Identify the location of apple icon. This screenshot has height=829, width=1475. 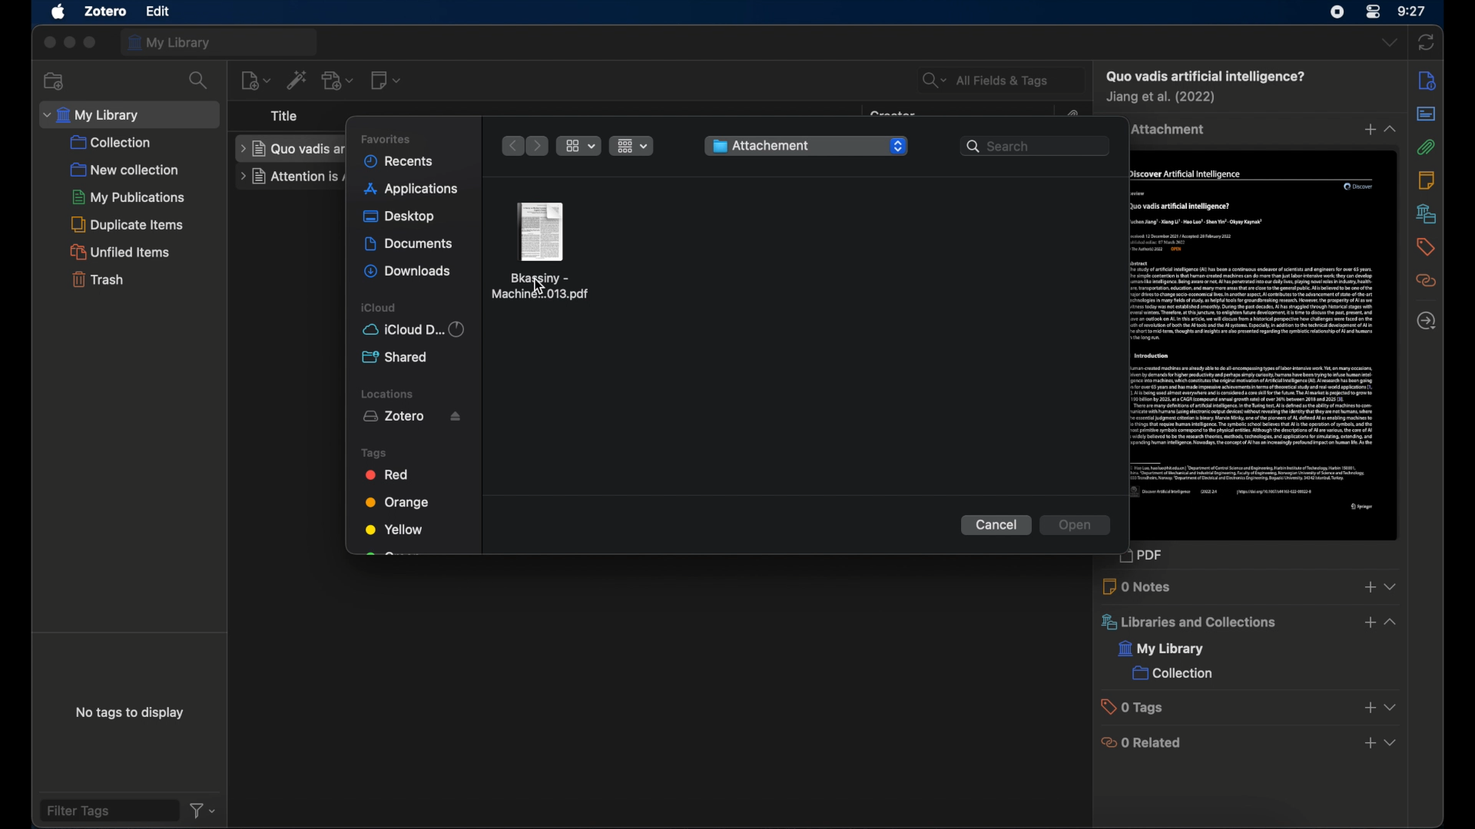
(59, 12).